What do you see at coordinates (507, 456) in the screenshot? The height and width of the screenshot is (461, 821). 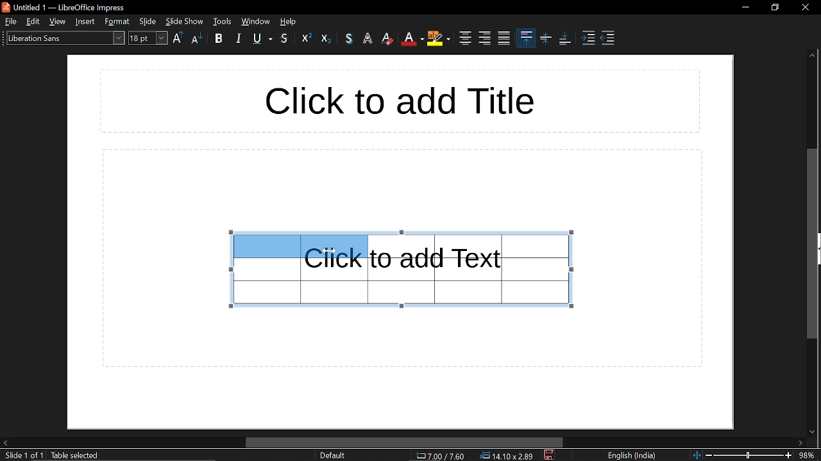 I see `dimension` at bounding box center [507, 456].